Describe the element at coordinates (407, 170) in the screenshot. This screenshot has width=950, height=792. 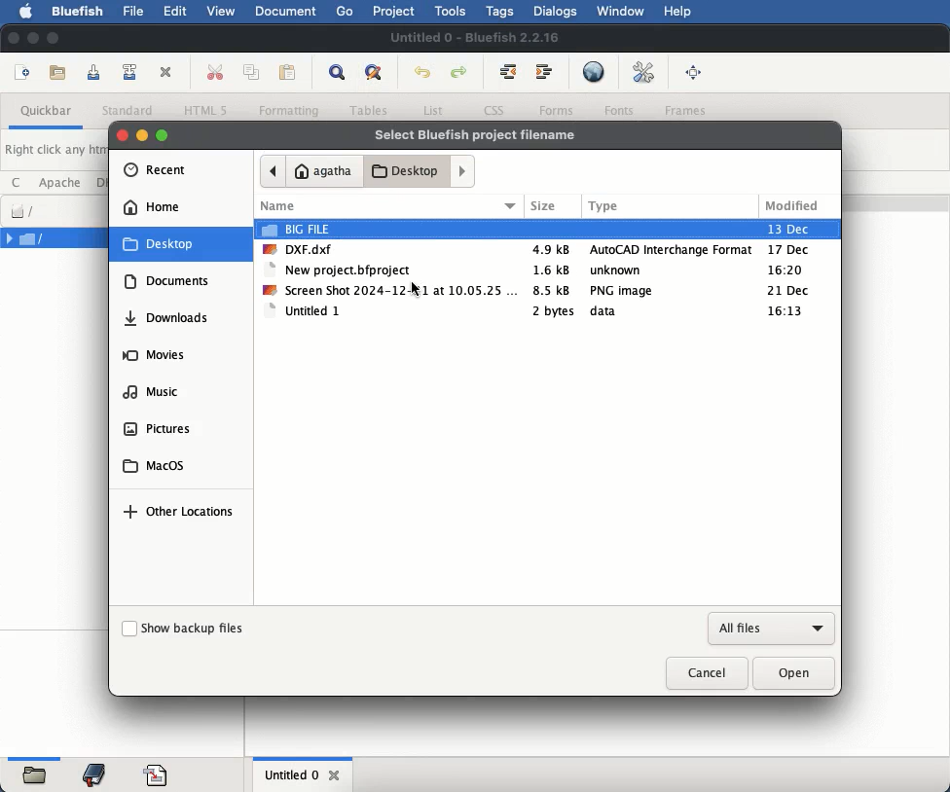
I see `desktop` at that location.